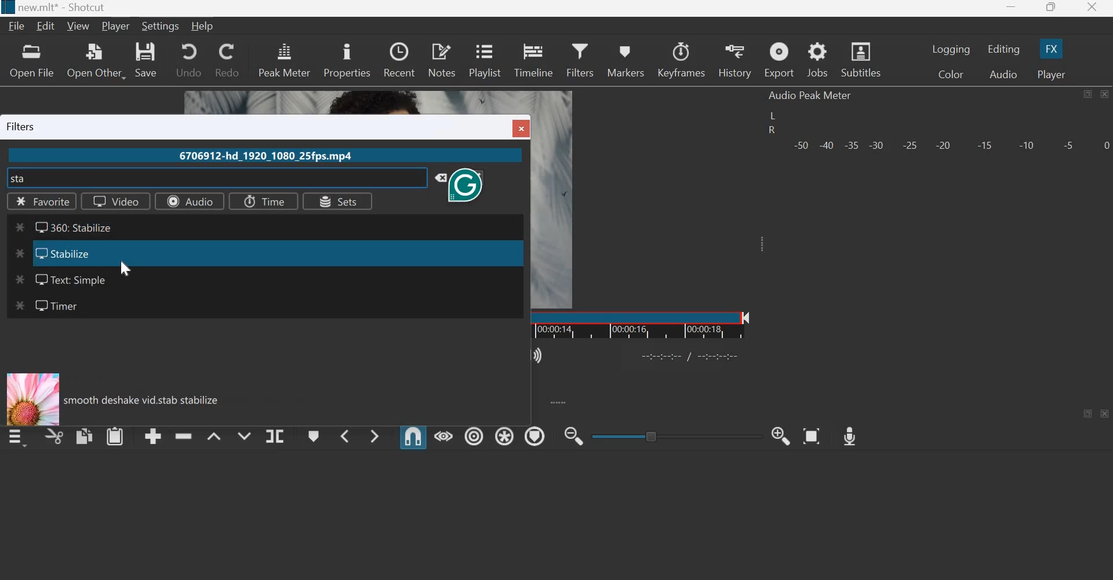 The image size is (1113, 580). What do you see at coordinates (951, 146) in the screenshot?
I see `Volume meter` at bounding box center [951, 146].